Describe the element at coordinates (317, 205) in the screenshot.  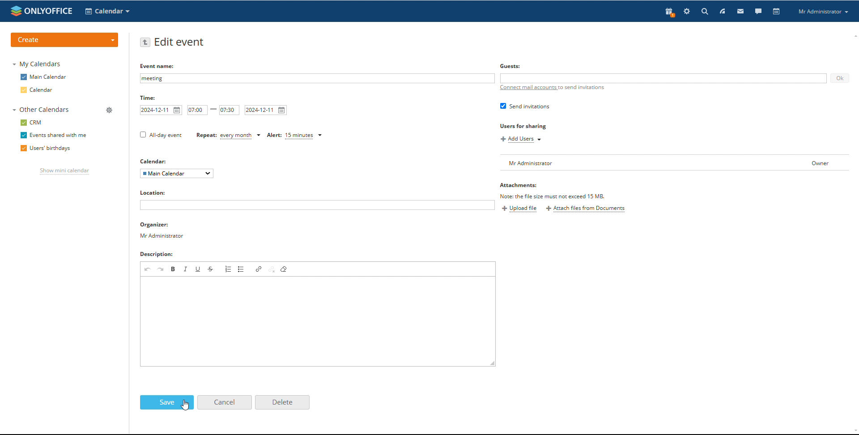
I see `add location` at that location.